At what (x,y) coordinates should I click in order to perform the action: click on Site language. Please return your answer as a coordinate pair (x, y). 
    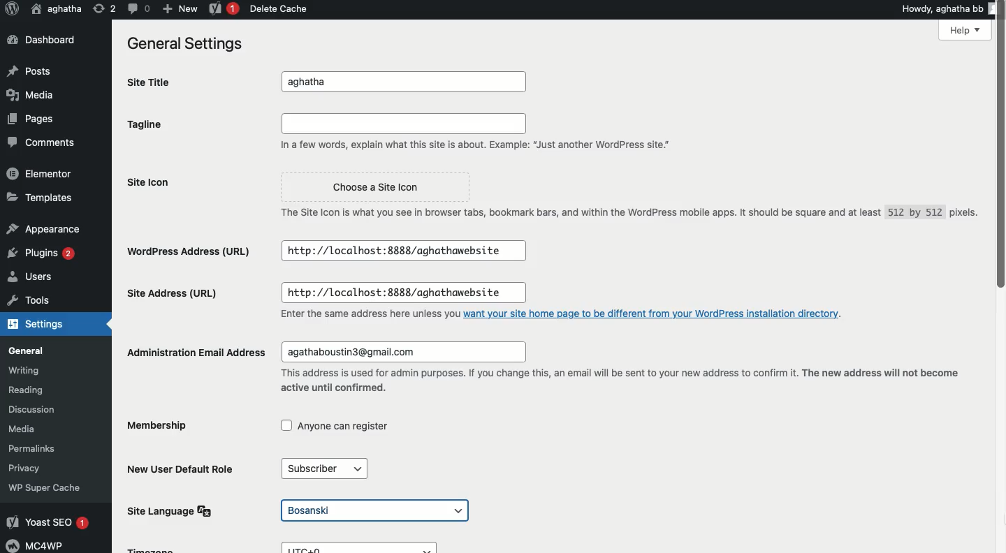
    Looking at the image, I should click on (174, 510).